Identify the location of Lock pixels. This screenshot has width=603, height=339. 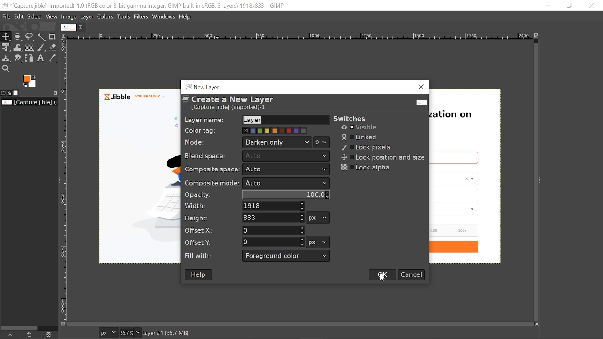
(366, 147).